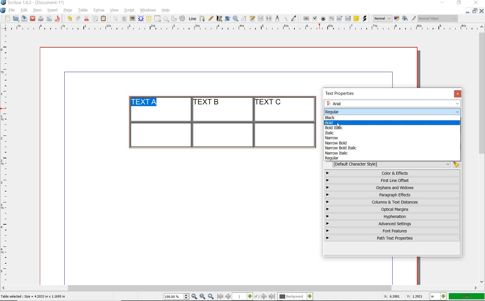 This screenshot has height=301, width=485. What do you see at coordinates (105, 19) in the screenshot?
I see `paste` at bounding box center [105, 19].